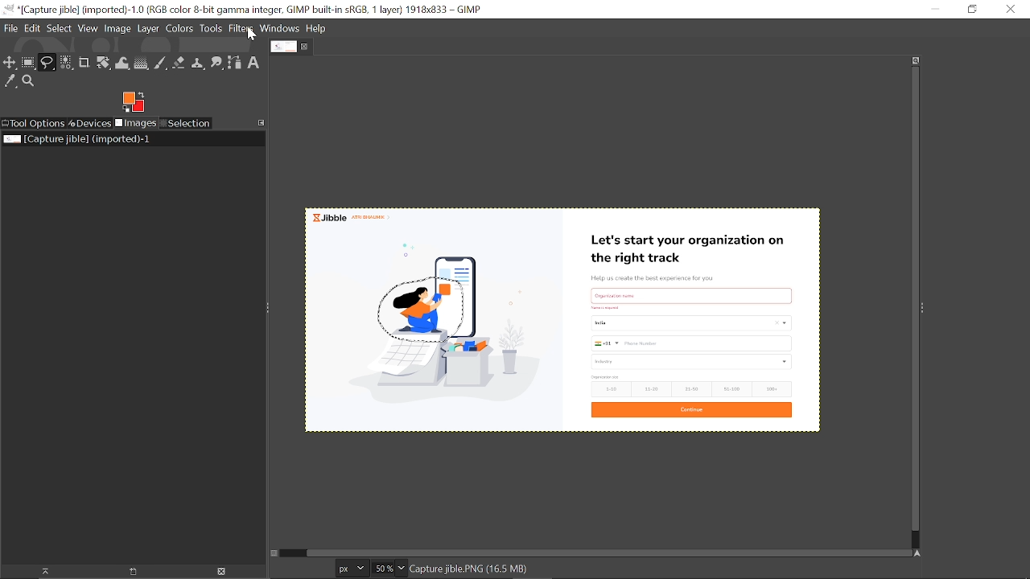  Describe the element at coordinates (273, 553) in the screenshot. I see `Toggle quick mask on/off` at that location.